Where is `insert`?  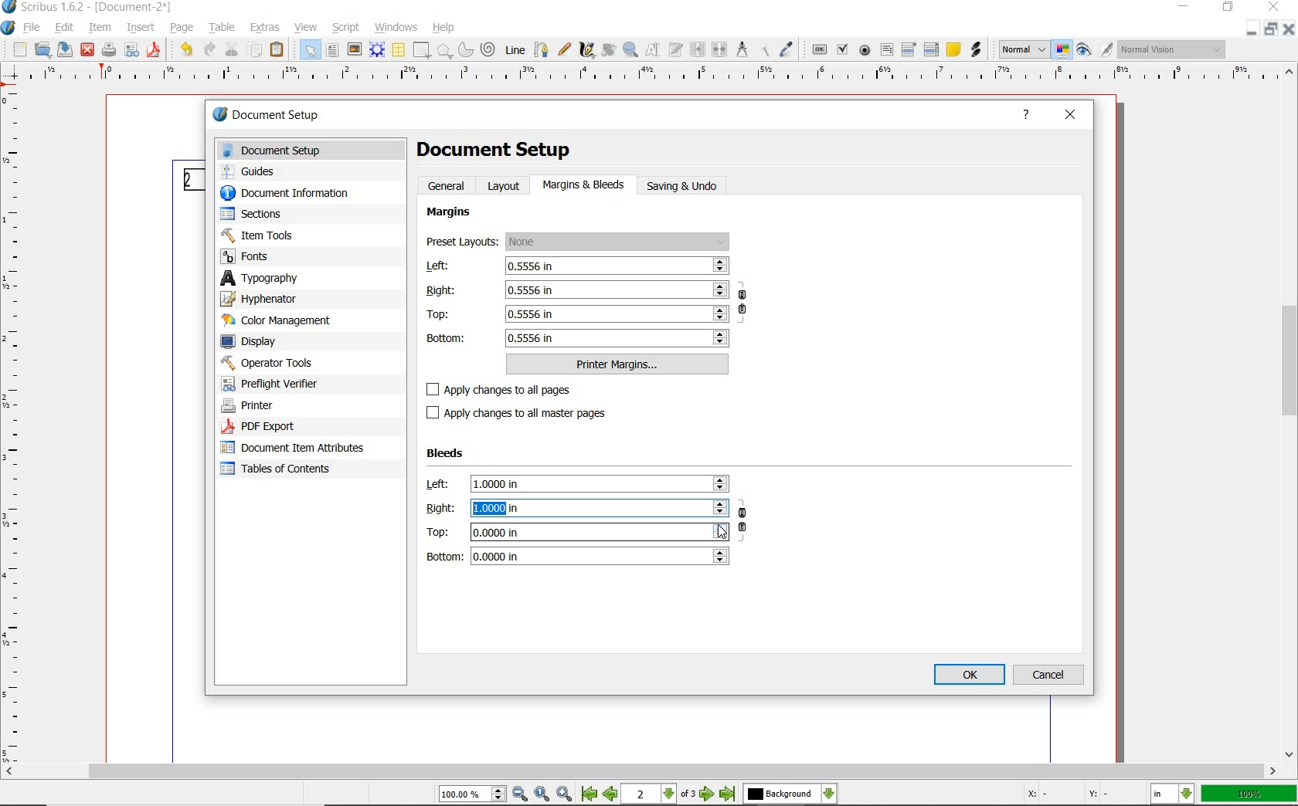 insert is located at coordinates (141, 28).